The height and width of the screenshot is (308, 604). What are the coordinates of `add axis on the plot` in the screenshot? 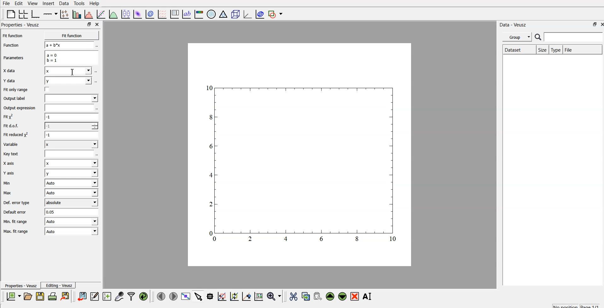 It's located at (50, 14).